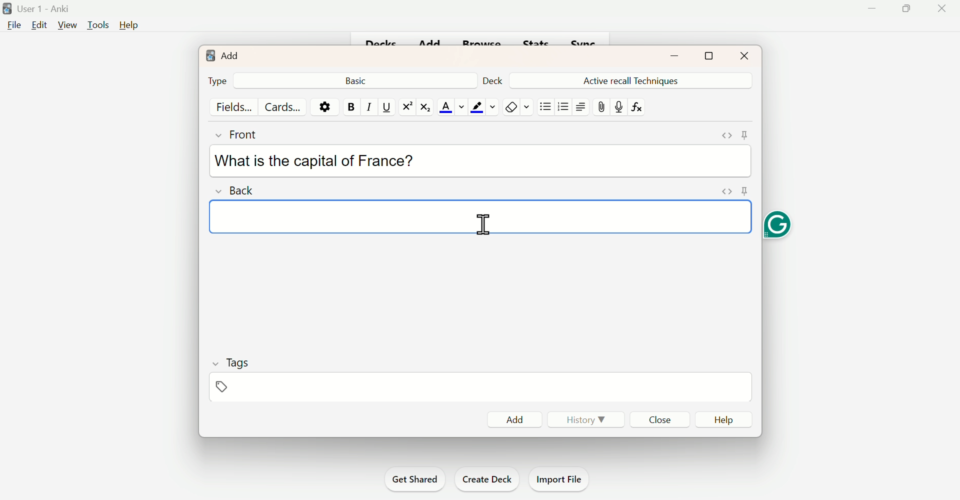 The height and width of the screenshot is (500, 960). Describe the element at coordinates (742, 54) in the screenshot. I see `Close` at that location.